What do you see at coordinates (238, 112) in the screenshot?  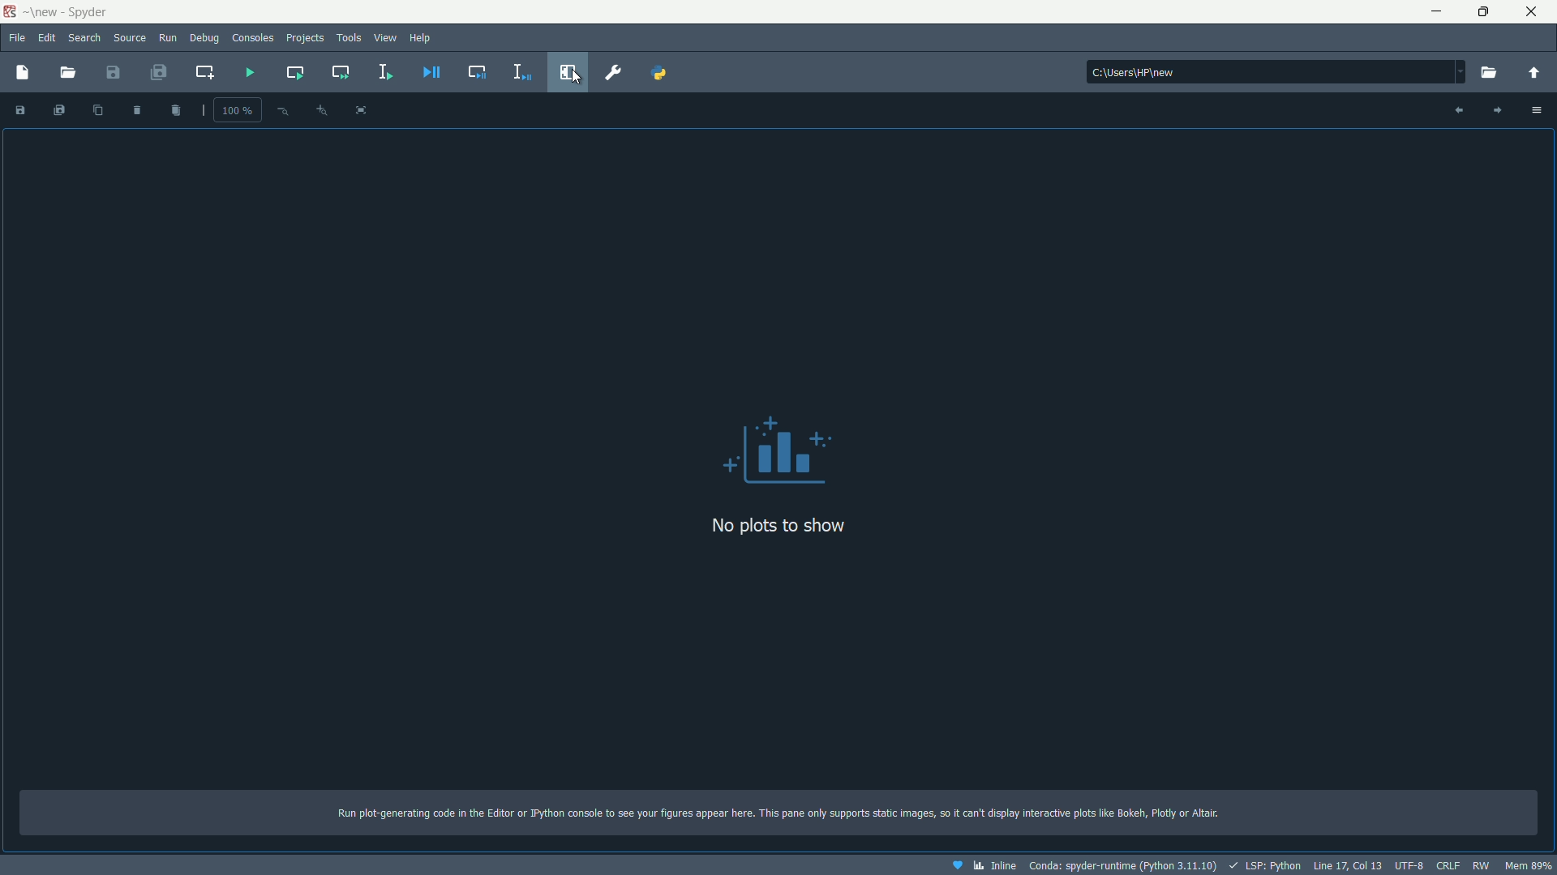 I see `100%` at bounding box center [238, 112].